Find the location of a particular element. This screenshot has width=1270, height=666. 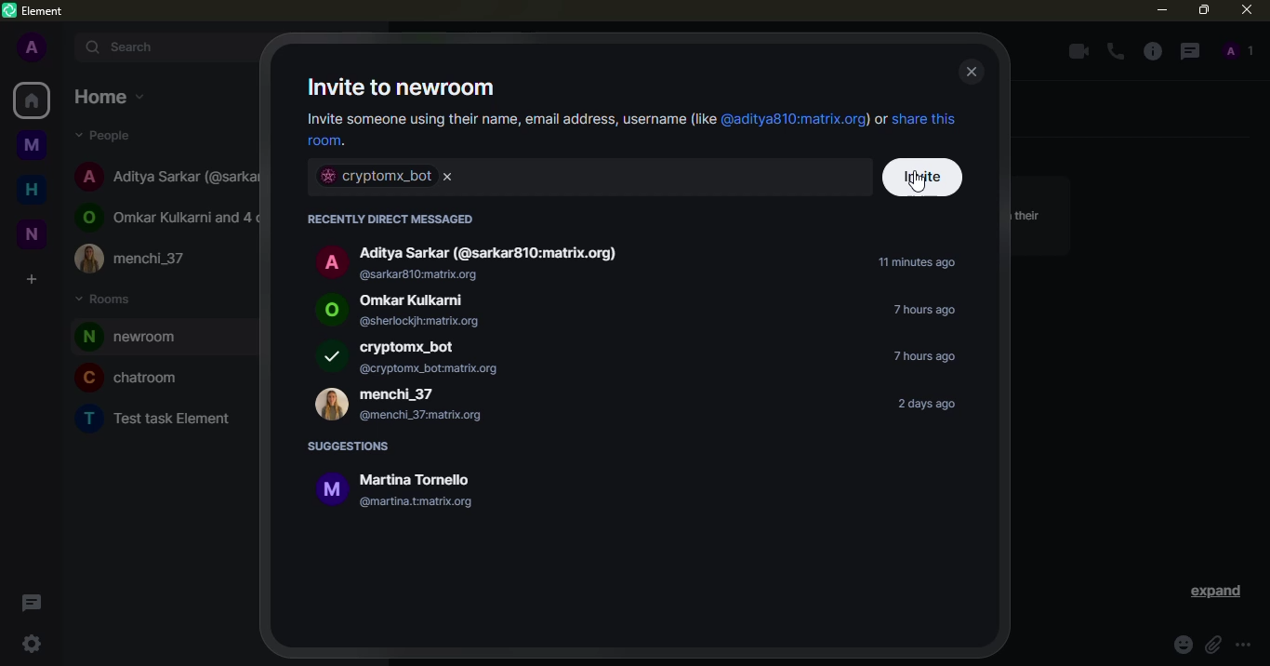

minimize is located at coordinates (1158, 11).